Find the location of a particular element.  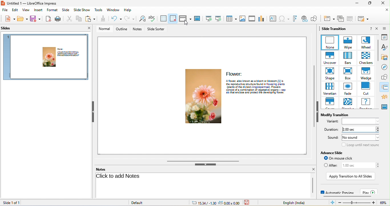

close is located at coordinates (377, 29).